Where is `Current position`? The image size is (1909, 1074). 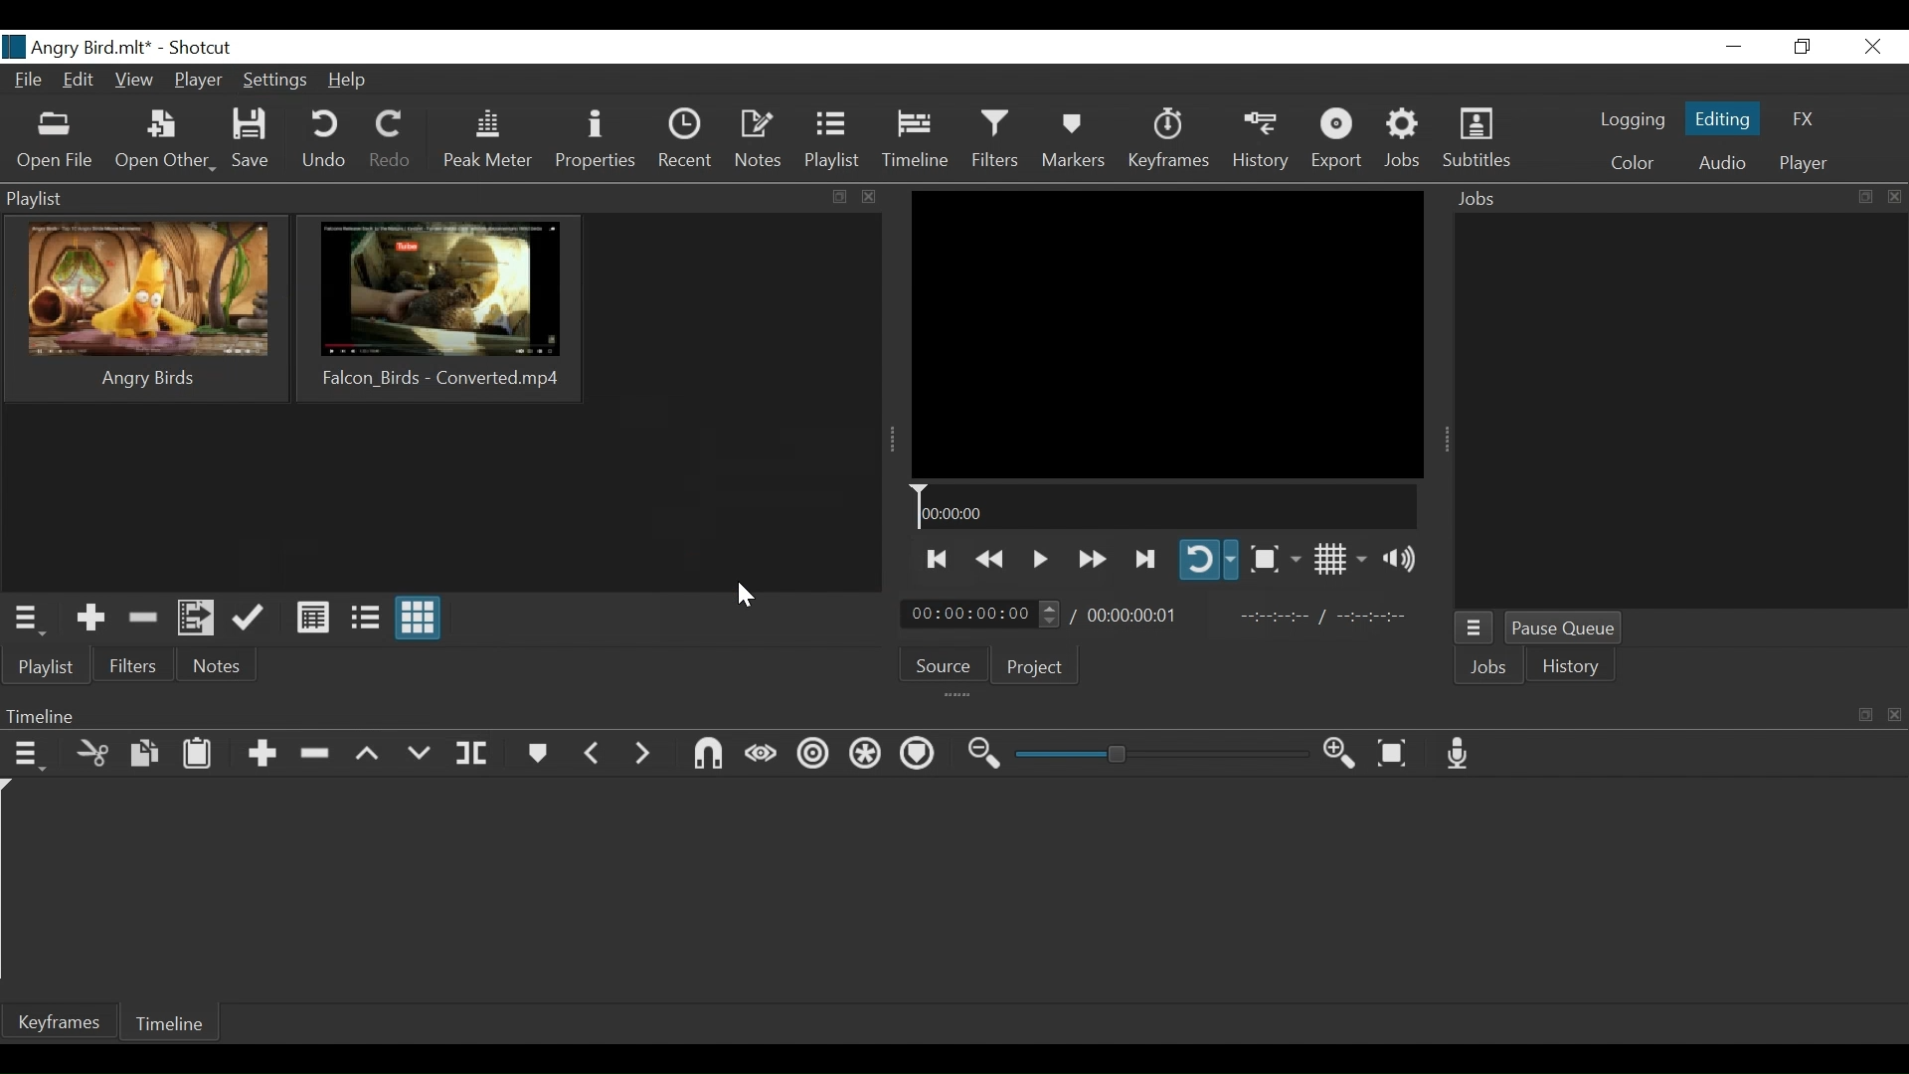 Current position is located at coordinates (981, 615).